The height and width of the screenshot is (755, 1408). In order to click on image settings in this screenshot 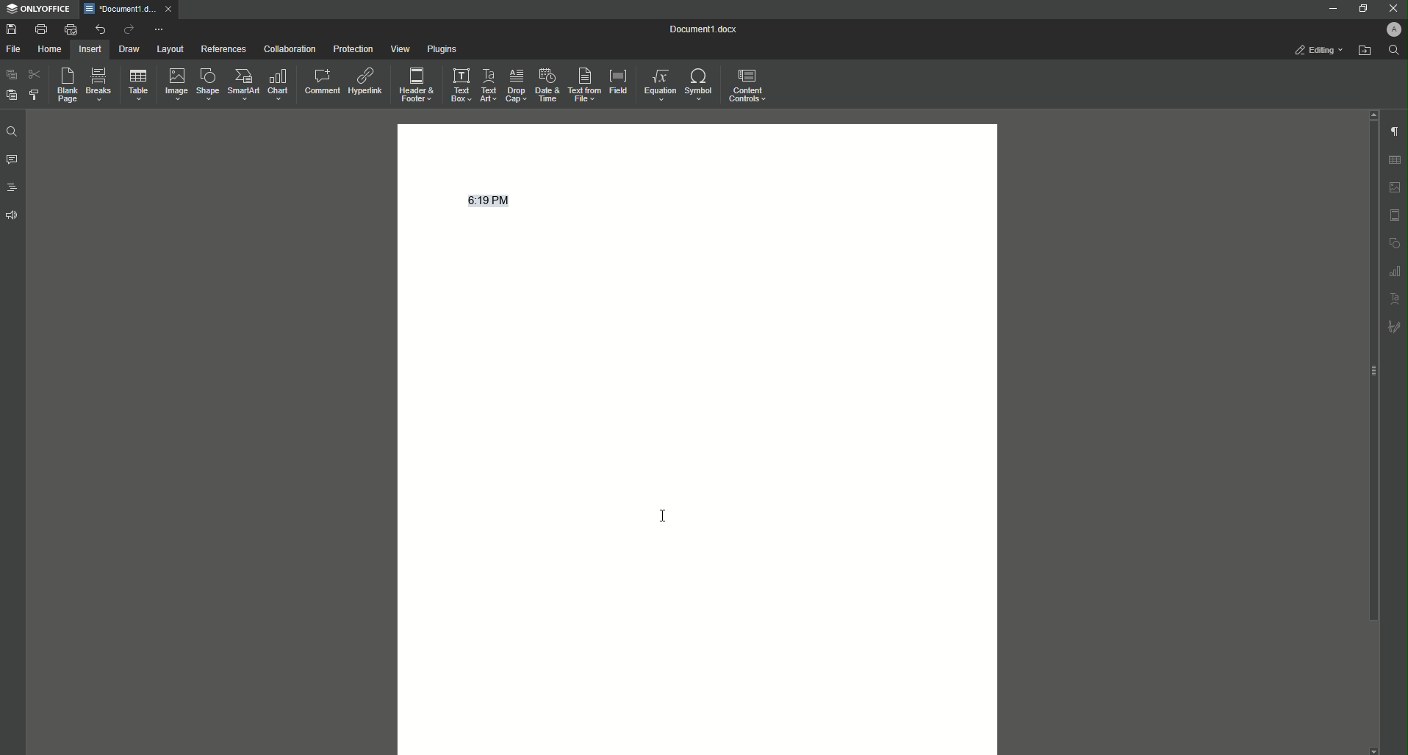, I will do `click(1396, 187)`.